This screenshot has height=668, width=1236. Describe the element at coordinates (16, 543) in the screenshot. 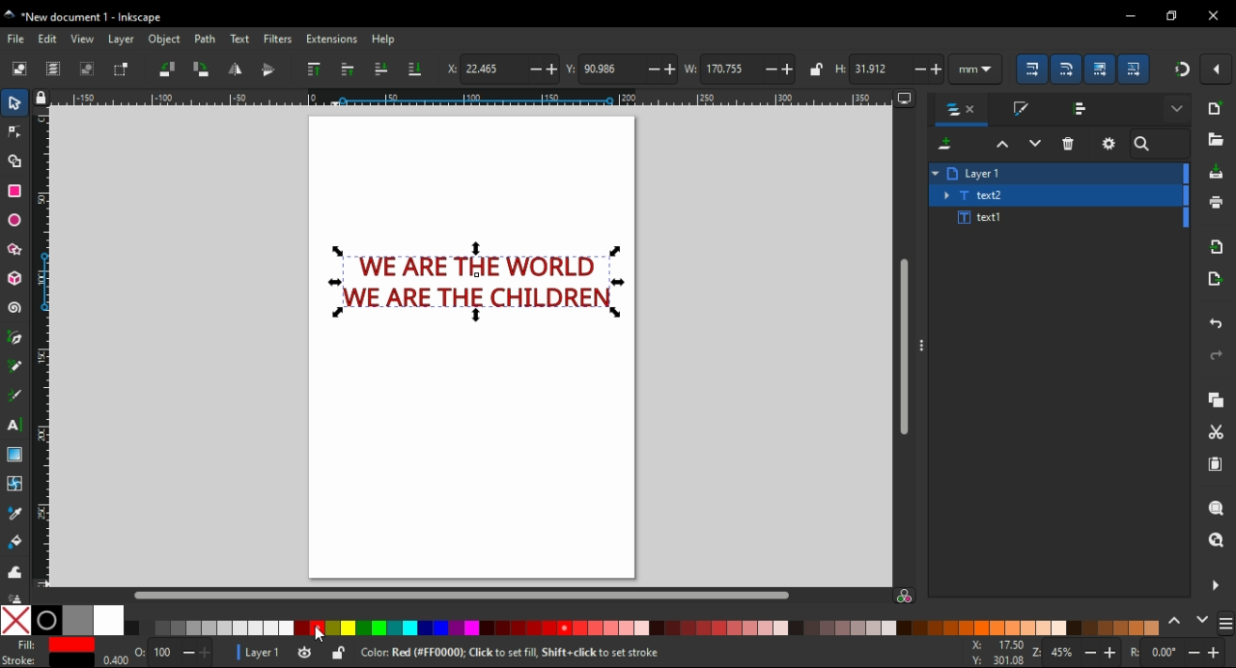

I see `paint bucket tool` at that location.